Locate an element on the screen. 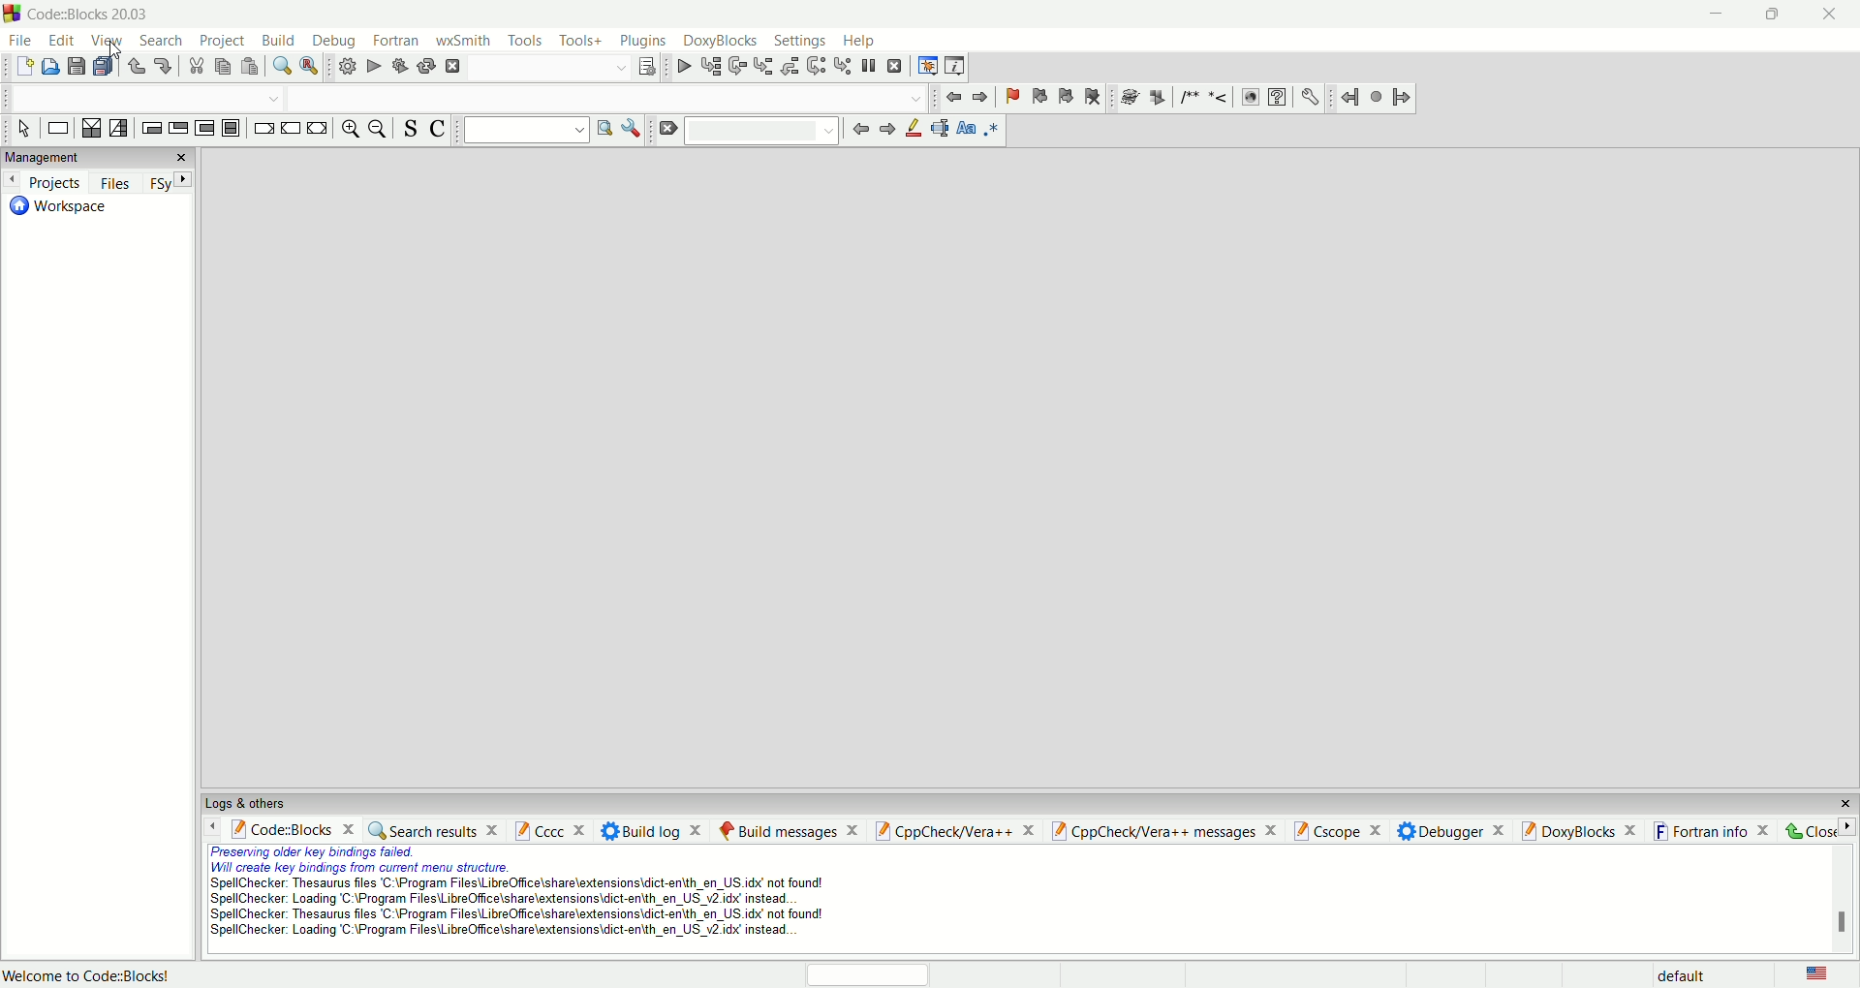  default is located at coordinates (1692, 974).